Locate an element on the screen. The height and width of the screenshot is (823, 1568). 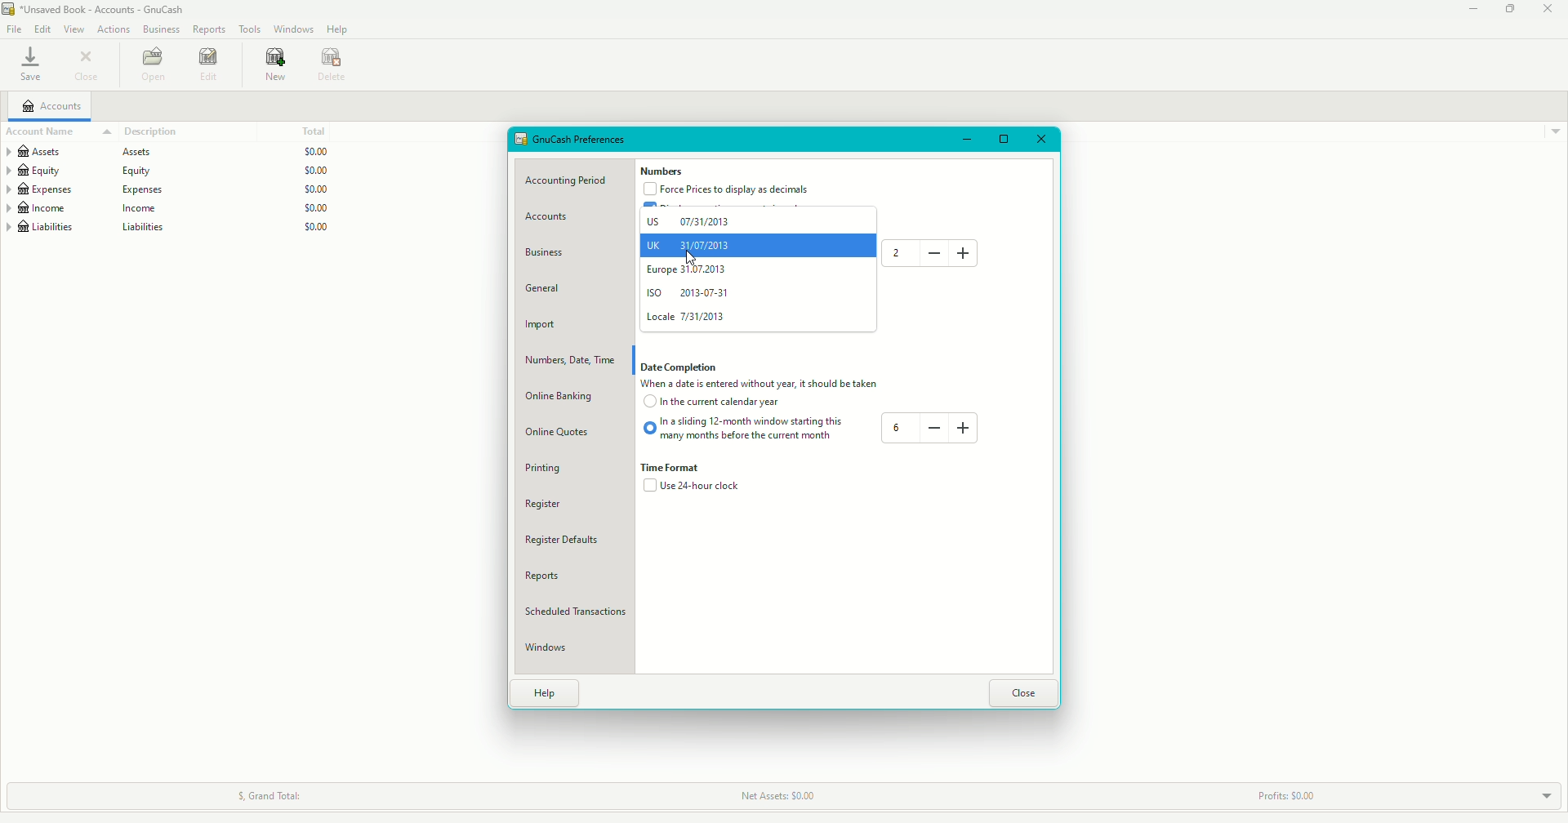
Minimize is located at coordinates (969, 139).